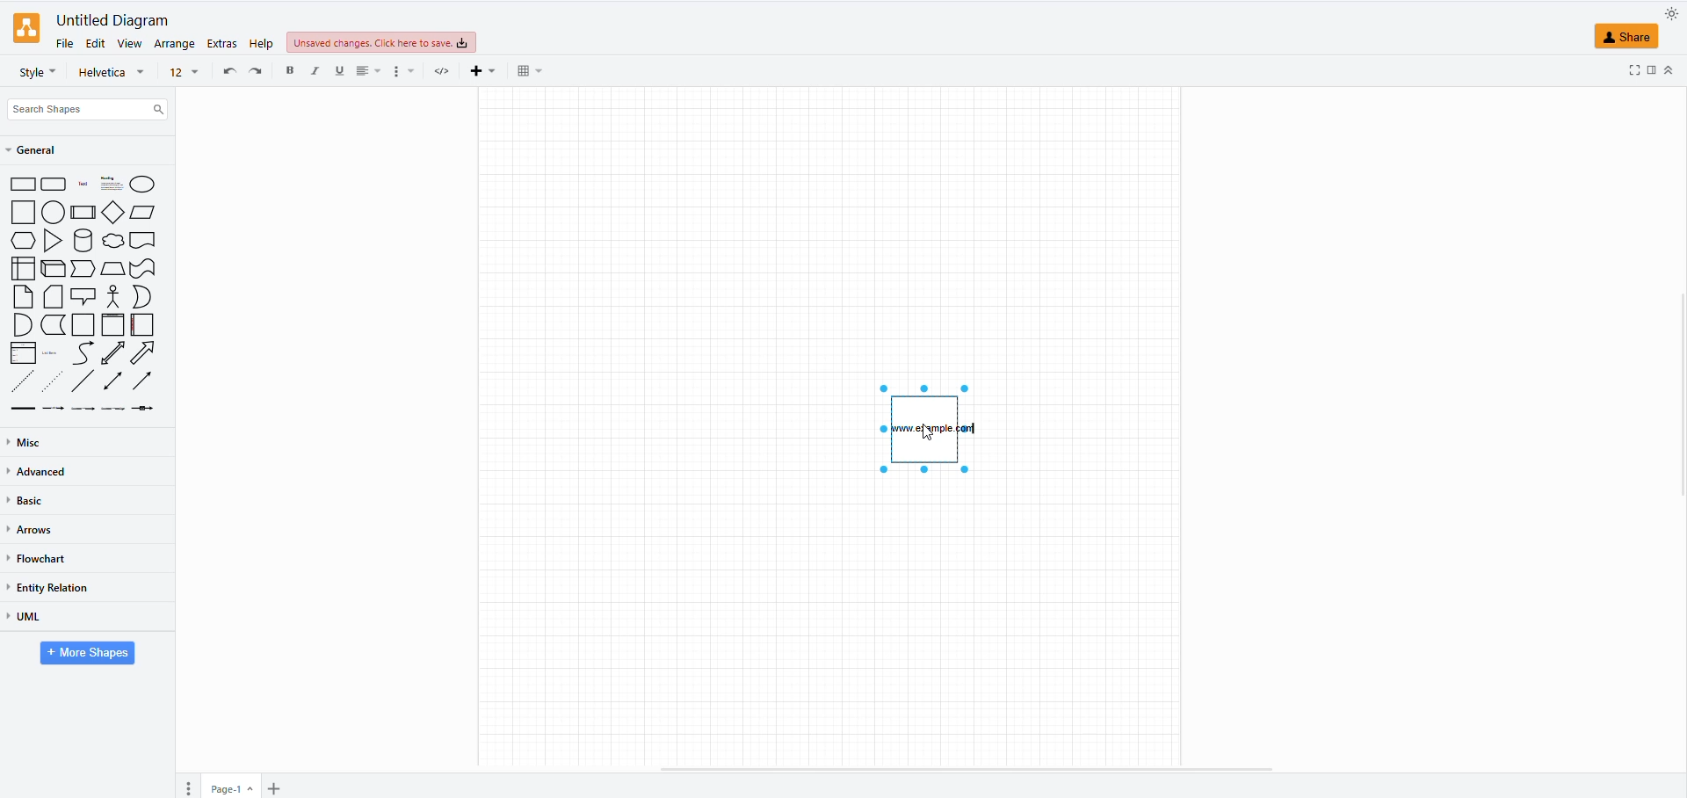  What do you see at coordinates (530, 70) in the screenshot?
I see `table` at bounding box center [530, 70].